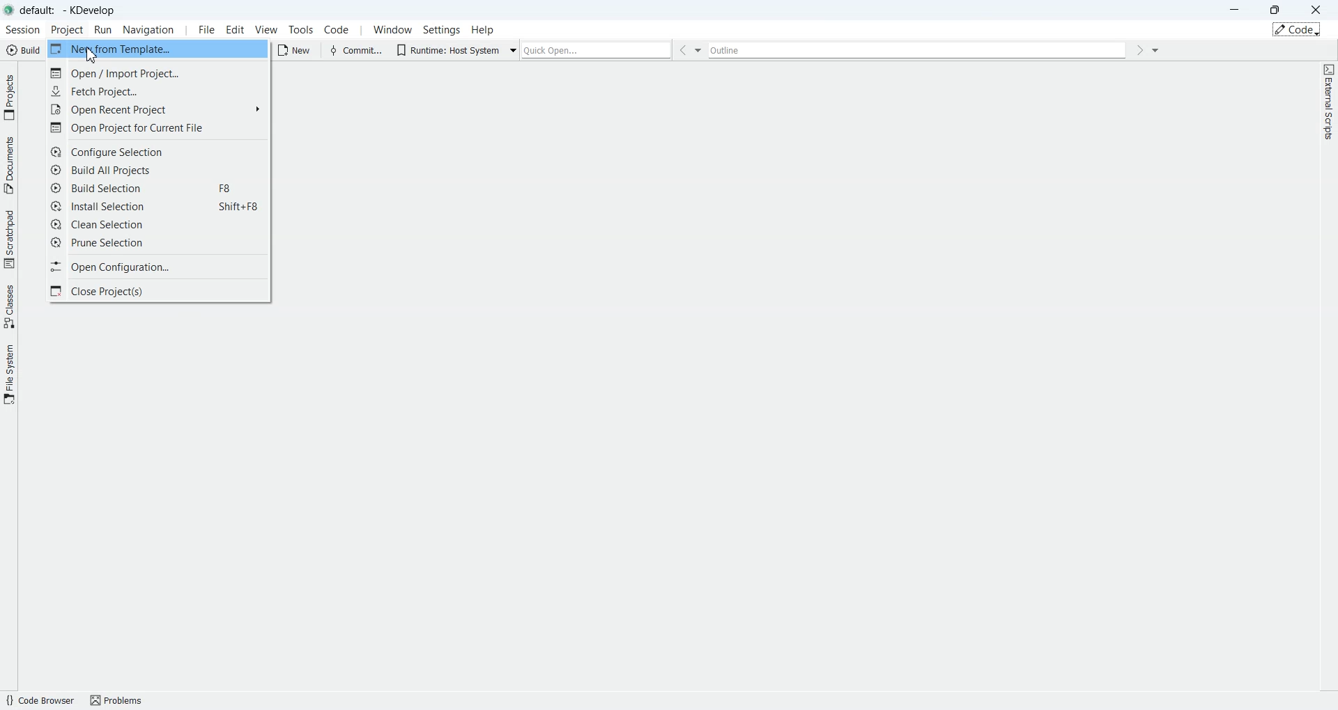  Describe the element at coordinates (22, 30) in the screenshot. I see `Session` at that location.